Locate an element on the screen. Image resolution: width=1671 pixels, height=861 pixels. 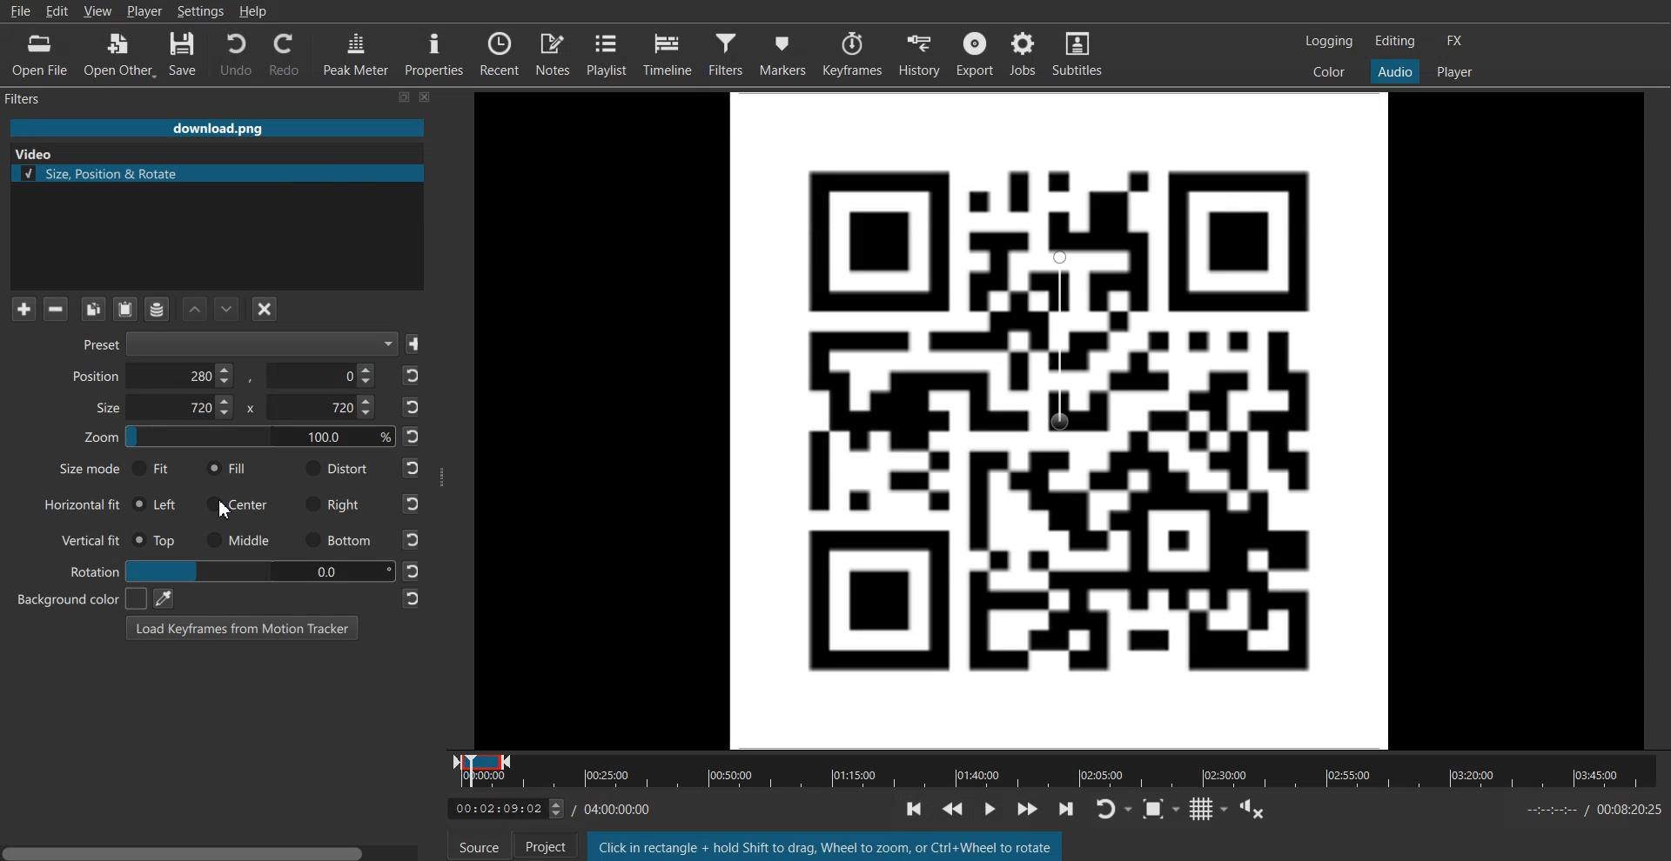
Reset to default is located at coordinates (413, 487).